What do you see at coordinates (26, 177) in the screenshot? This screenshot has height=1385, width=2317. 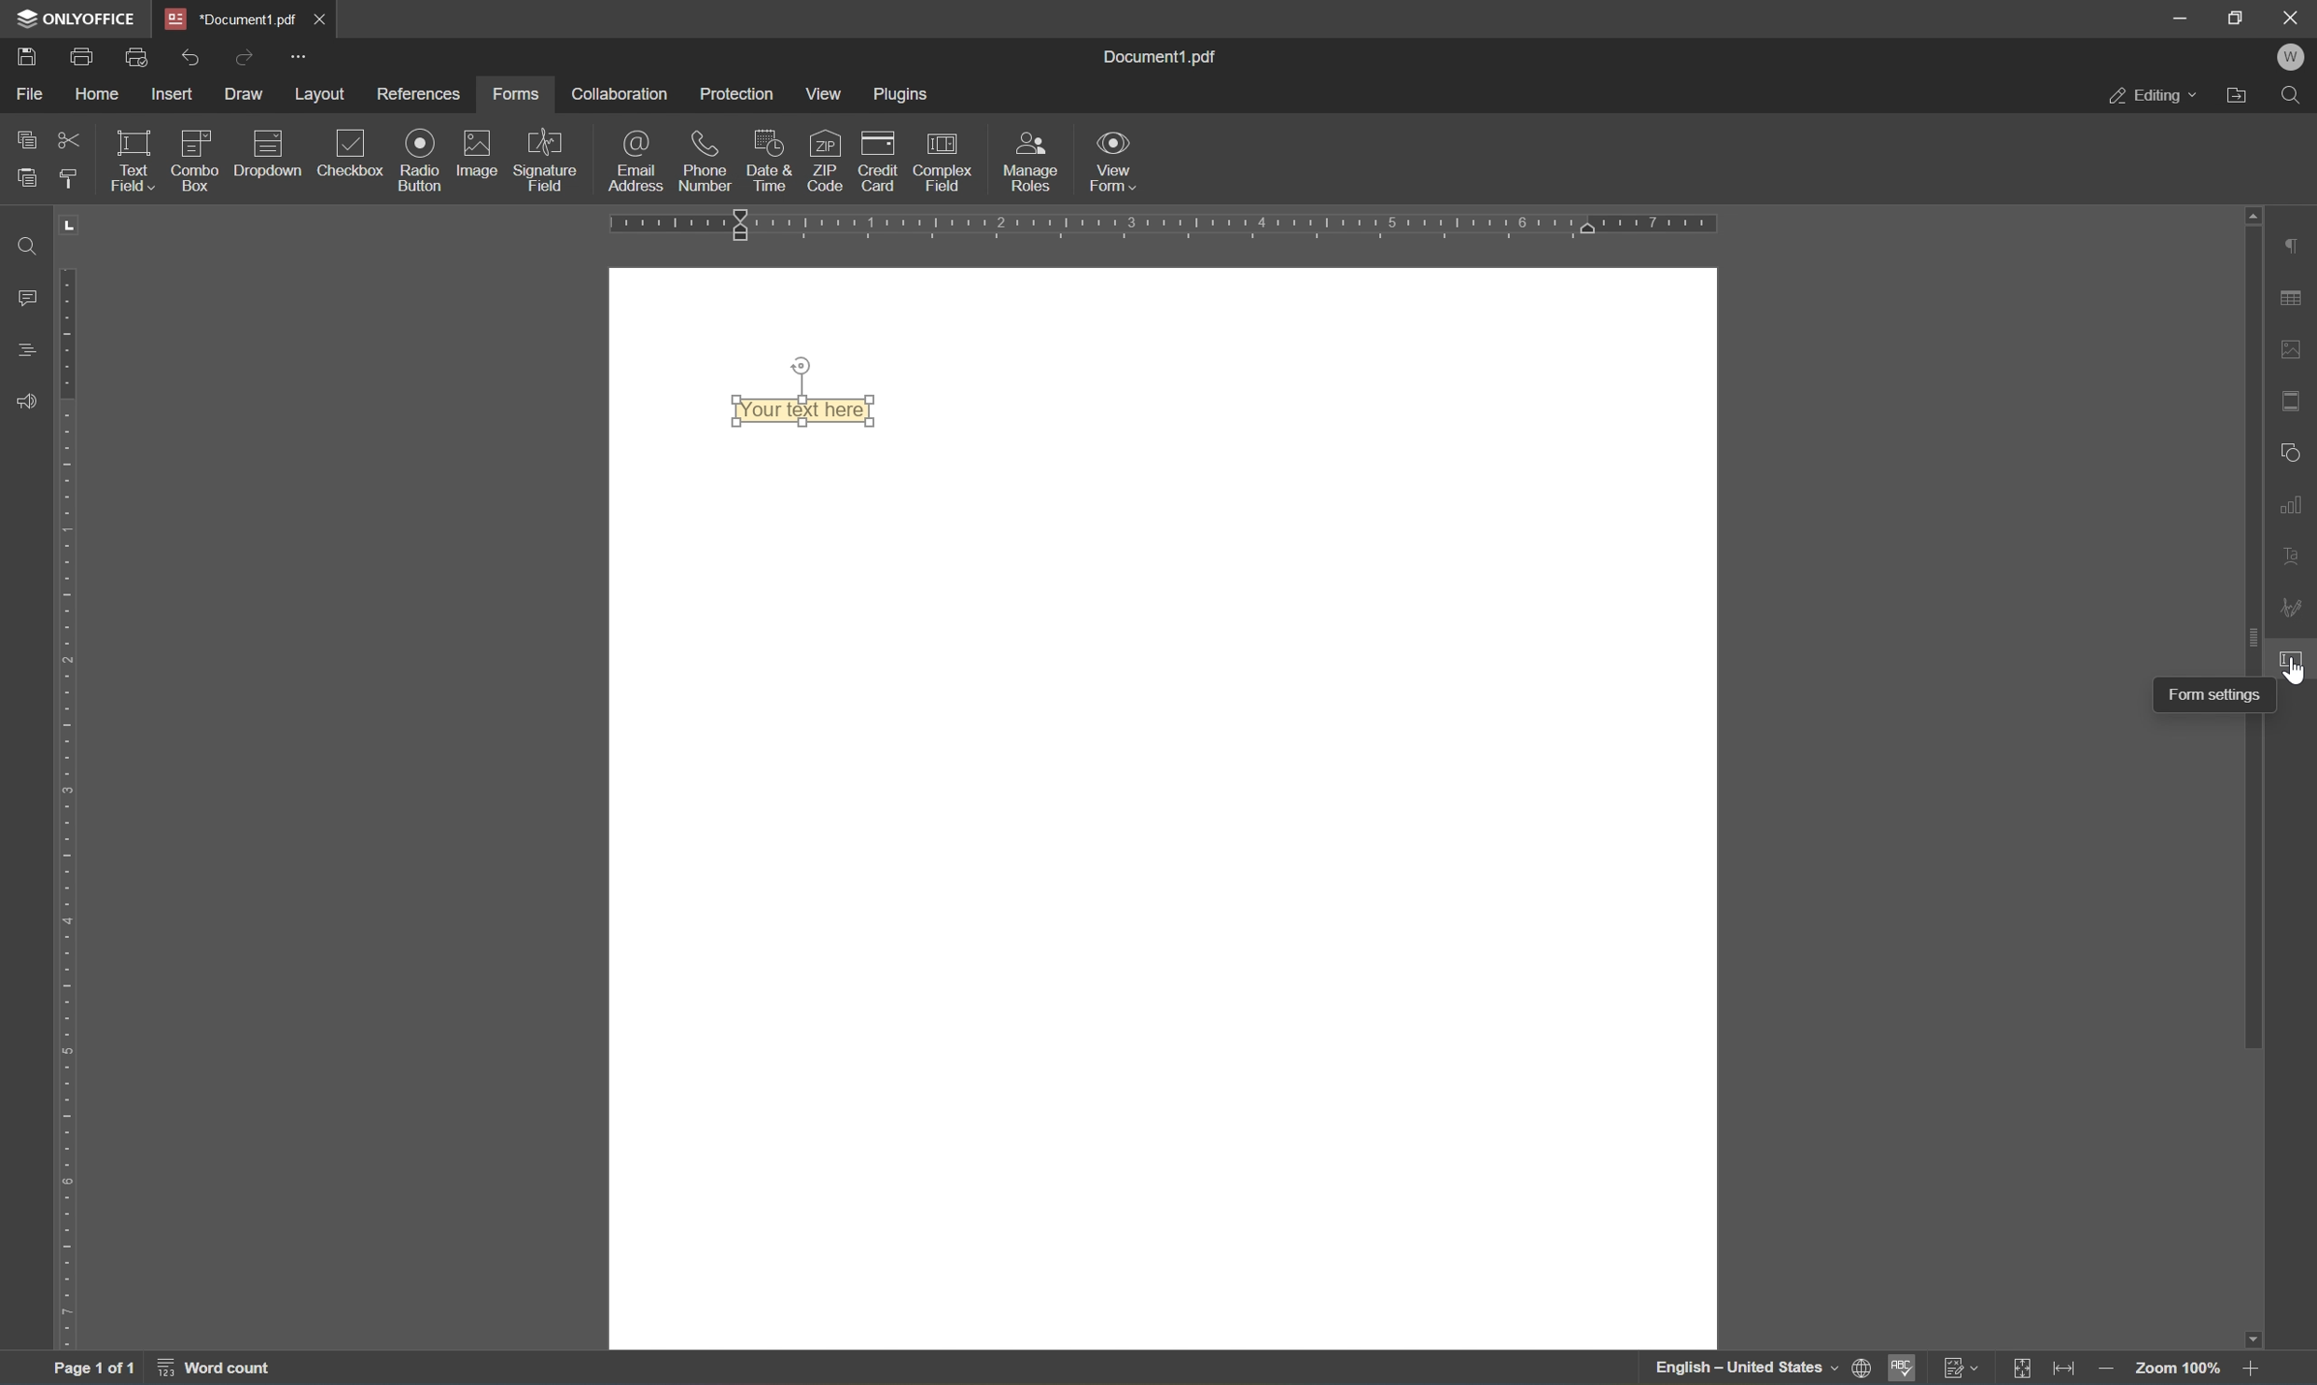 I see `paste` at bounding box center [26, 177].